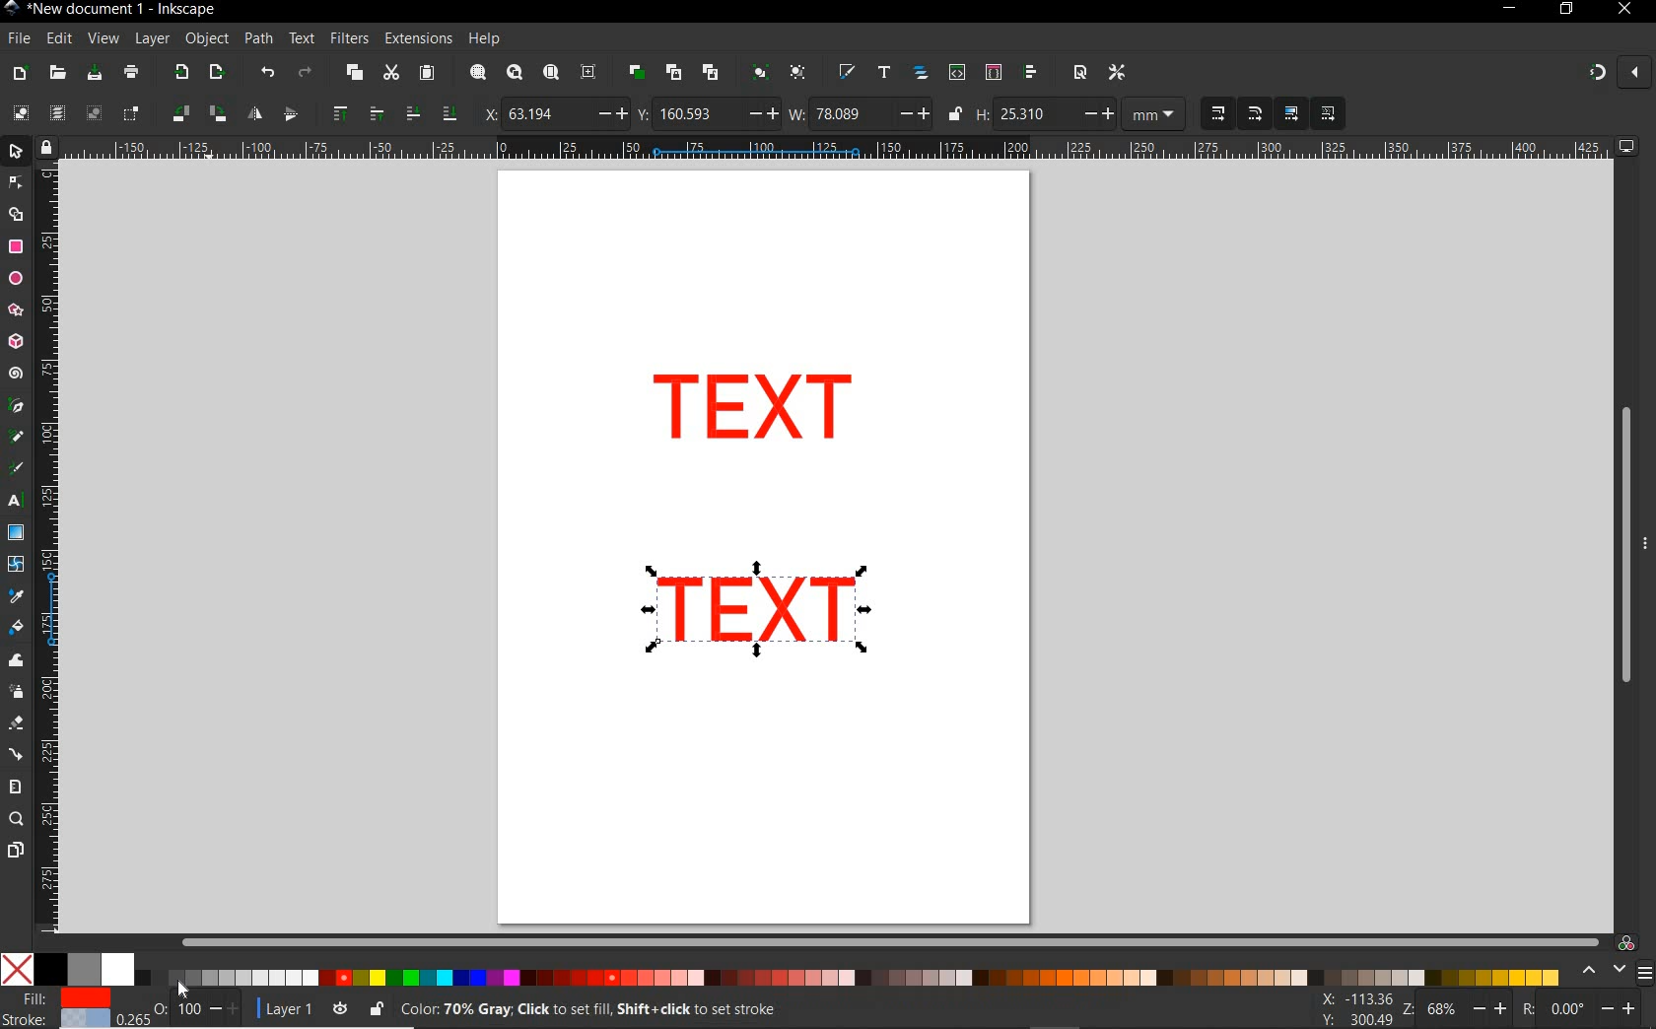 Image resolution: width=1656 pixels, height=1029 pixels. I want to click on open document properties, so click(1079, 72).